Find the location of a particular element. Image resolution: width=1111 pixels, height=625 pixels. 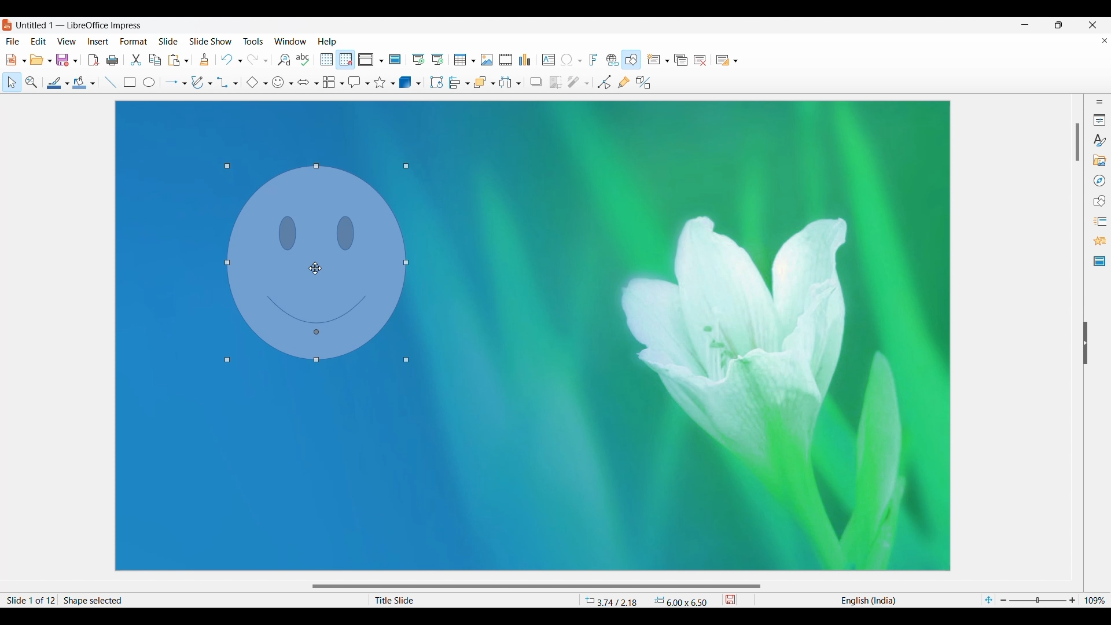

Selected connector is located at coordinates (223, 82).